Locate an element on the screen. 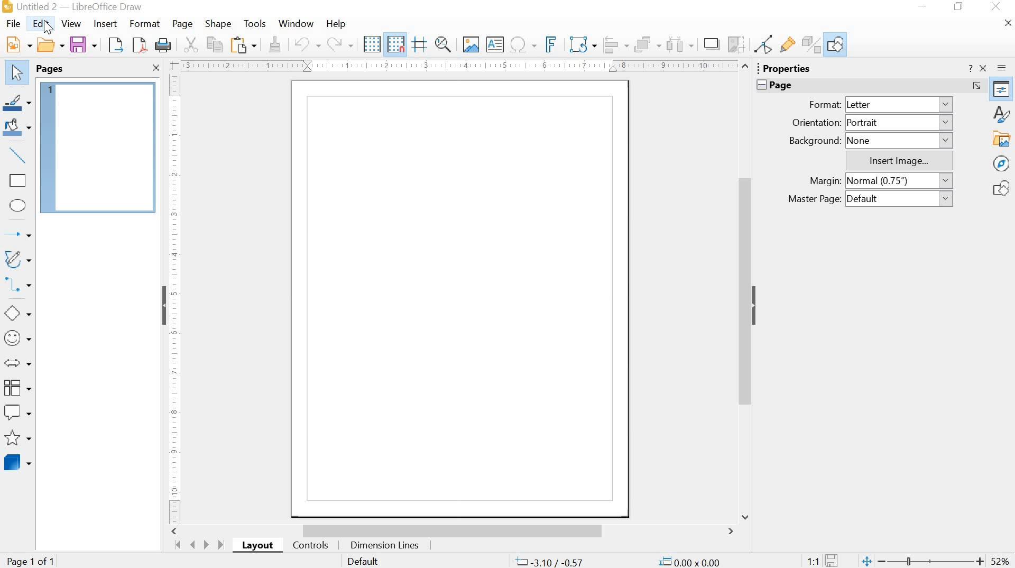  More Options is located at coordinates (976, 85).